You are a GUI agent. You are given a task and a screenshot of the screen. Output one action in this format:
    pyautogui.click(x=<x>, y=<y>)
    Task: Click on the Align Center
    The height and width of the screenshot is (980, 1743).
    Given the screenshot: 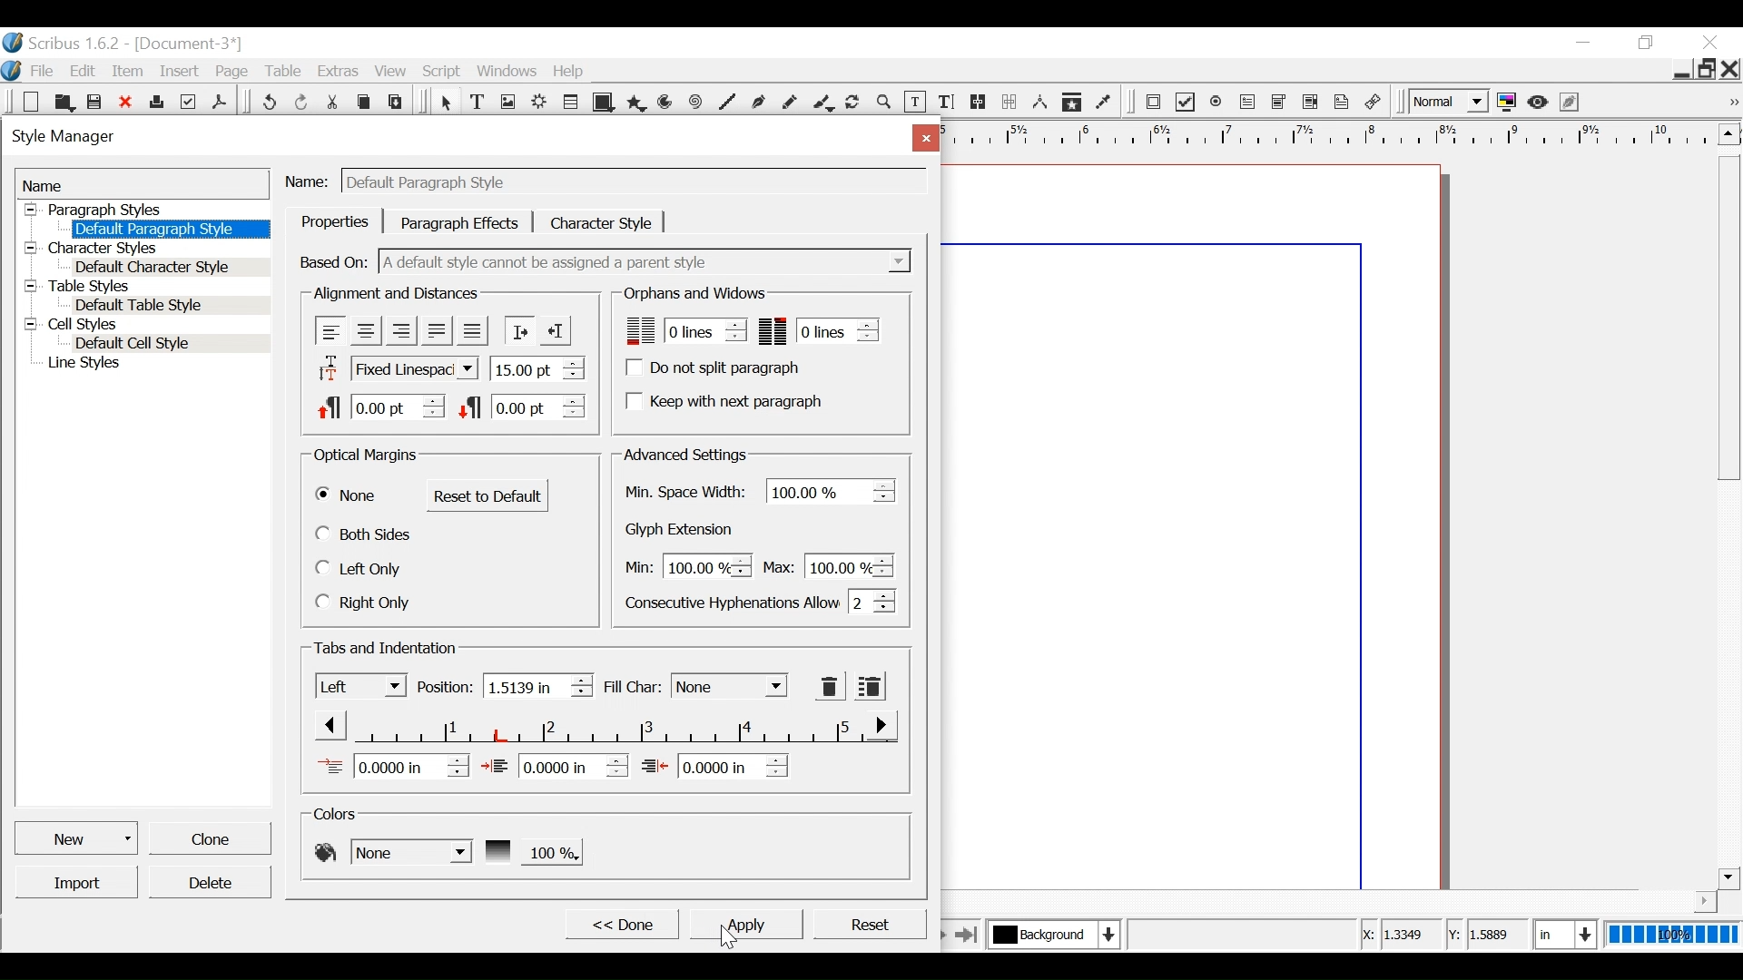 What is the action you would take?
    pyautogui.click(x=366, y=331)
    